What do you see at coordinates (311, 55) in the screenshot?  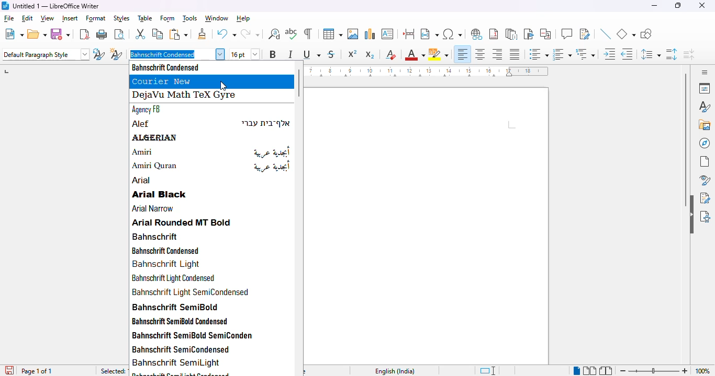 I see `underline` at bounding box center [311, 55].